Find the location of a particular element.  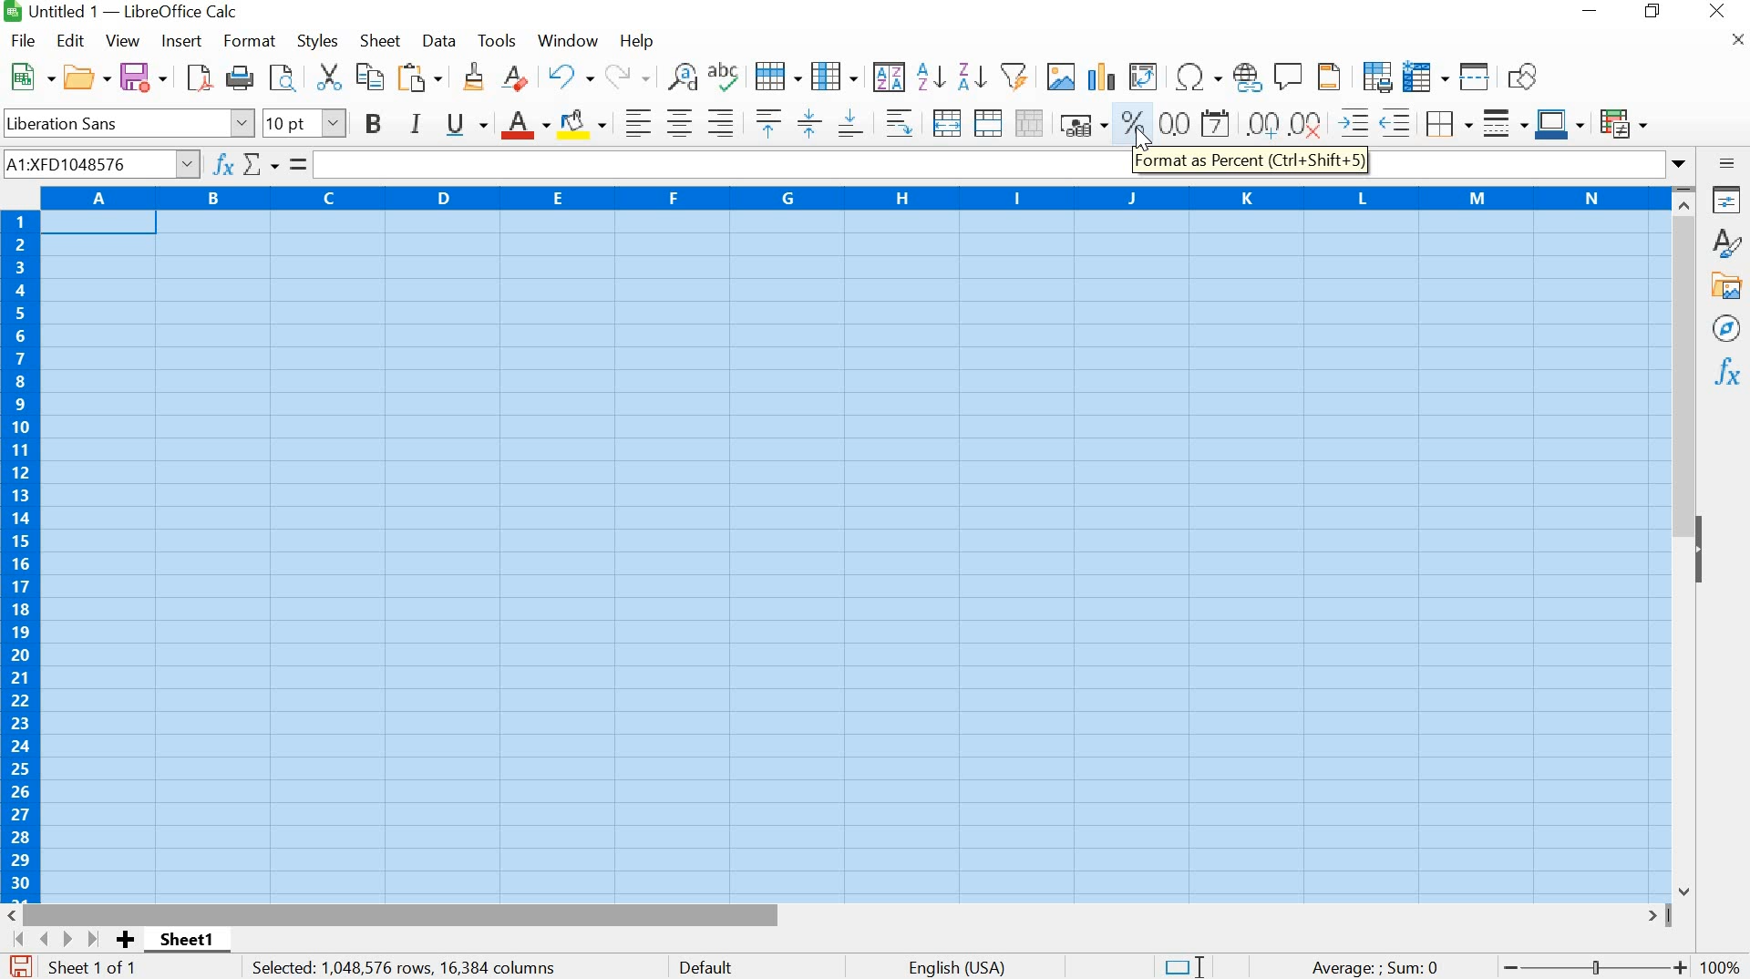

Border Color is located at coordinates (1560, 124).